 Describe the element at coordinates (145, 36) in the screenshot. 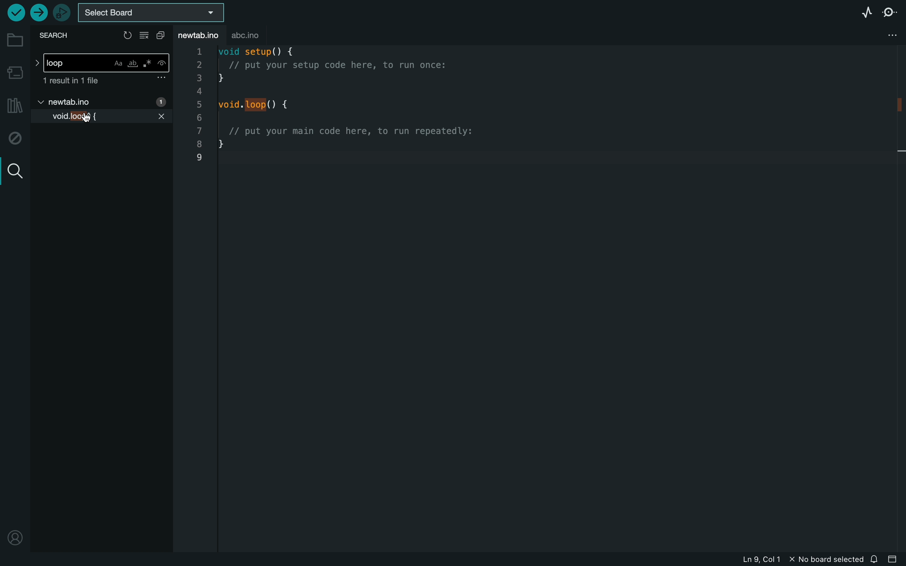

I see `clear` at that location.